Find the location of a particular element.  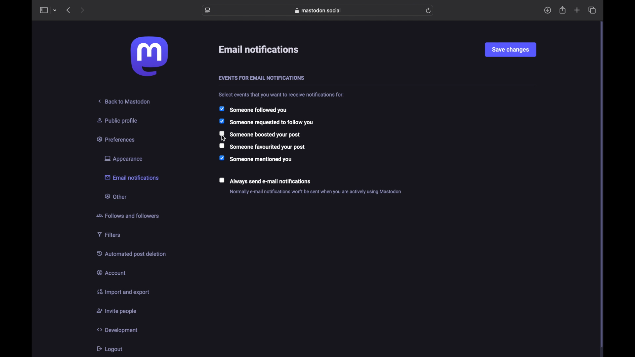

email notifications is located at coordinates (132, 177).